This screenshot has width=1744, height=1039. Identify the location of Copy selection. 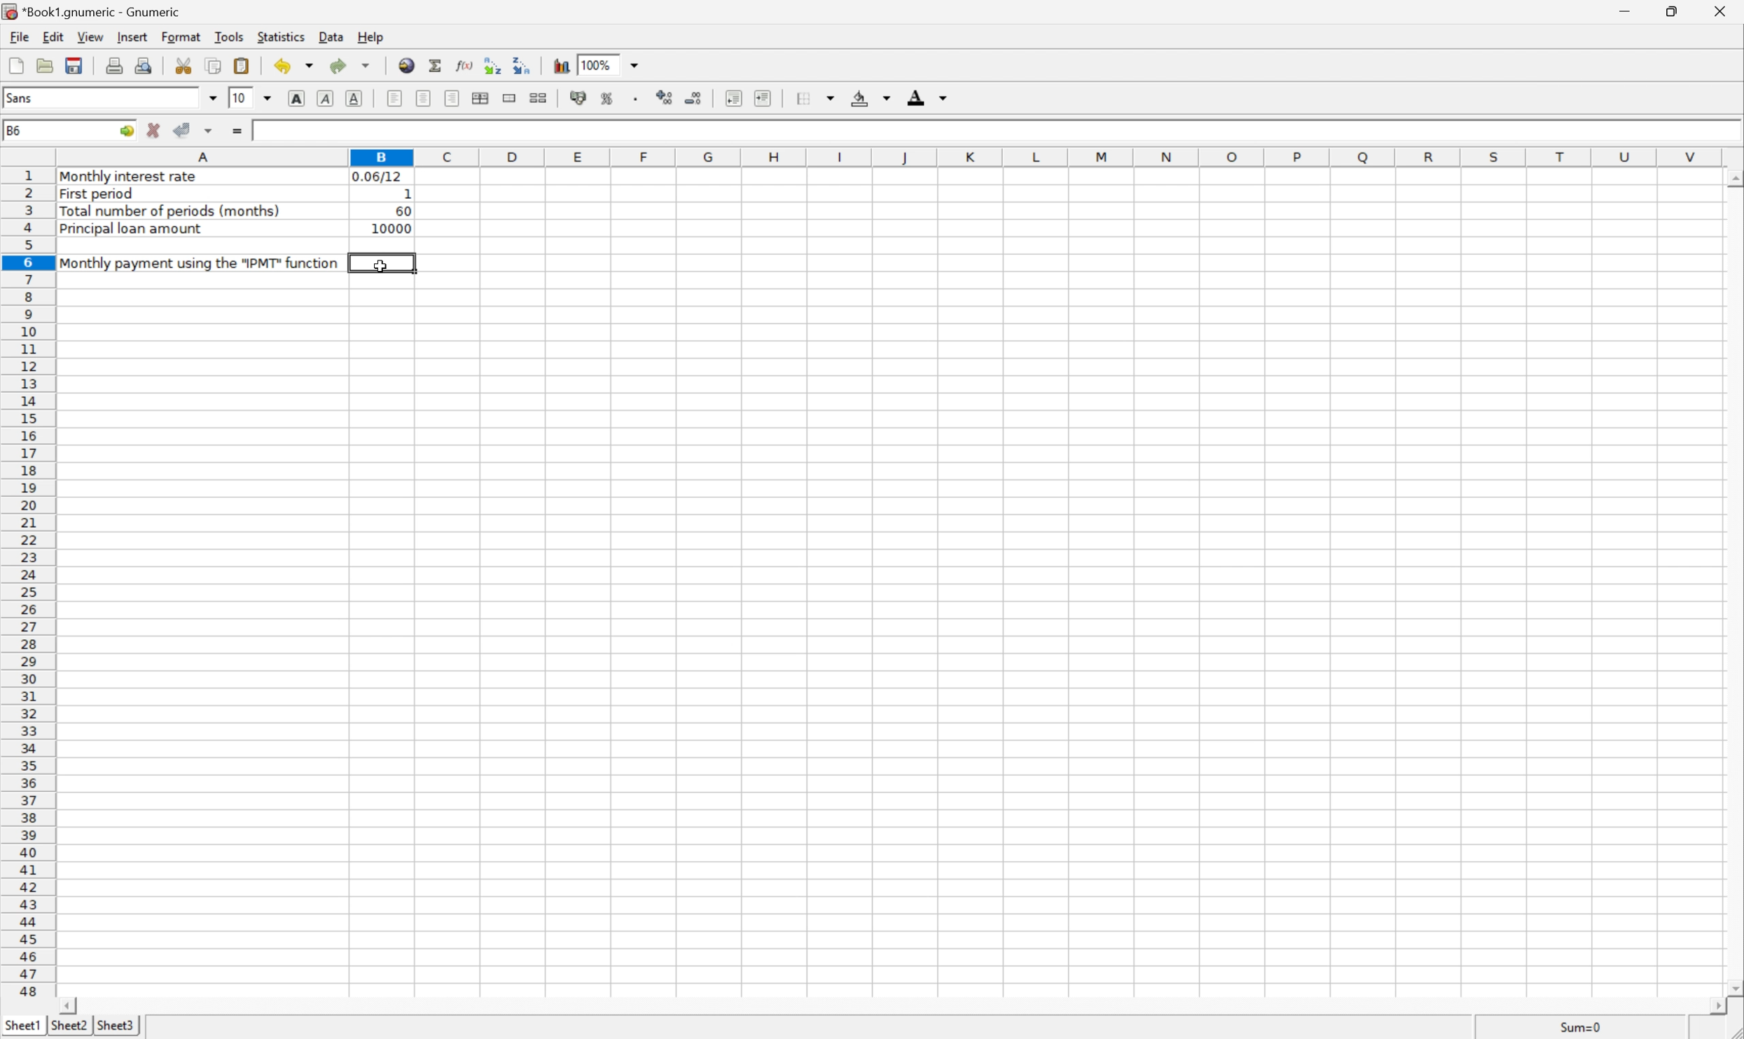
(216, 67).